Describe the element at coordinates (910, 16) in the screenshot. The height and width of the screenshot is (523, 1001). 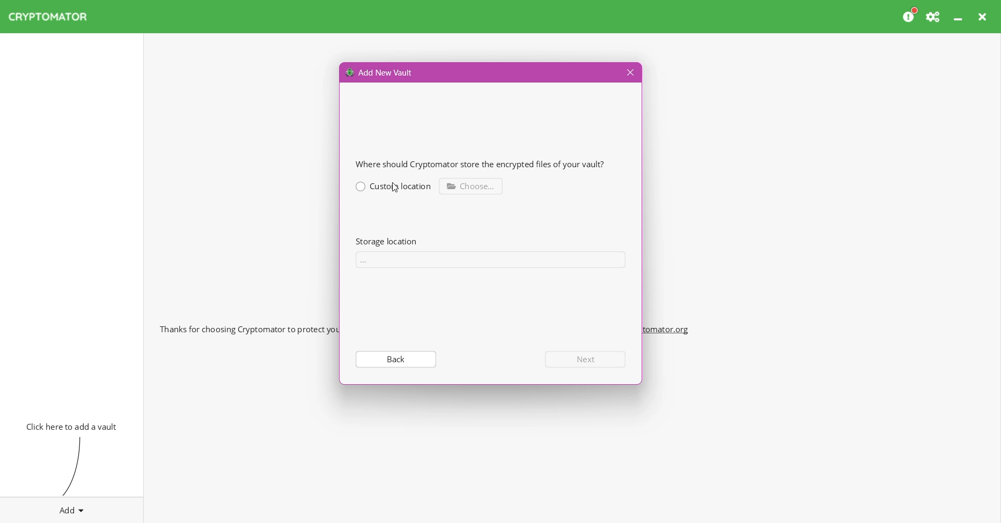
I see `Please consider donating` at that location.